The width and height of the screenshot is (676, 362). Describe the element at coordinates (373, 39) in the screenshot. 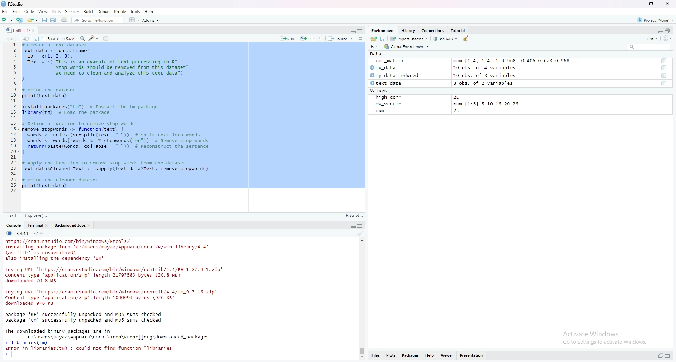

I see `load workspace` at that location.